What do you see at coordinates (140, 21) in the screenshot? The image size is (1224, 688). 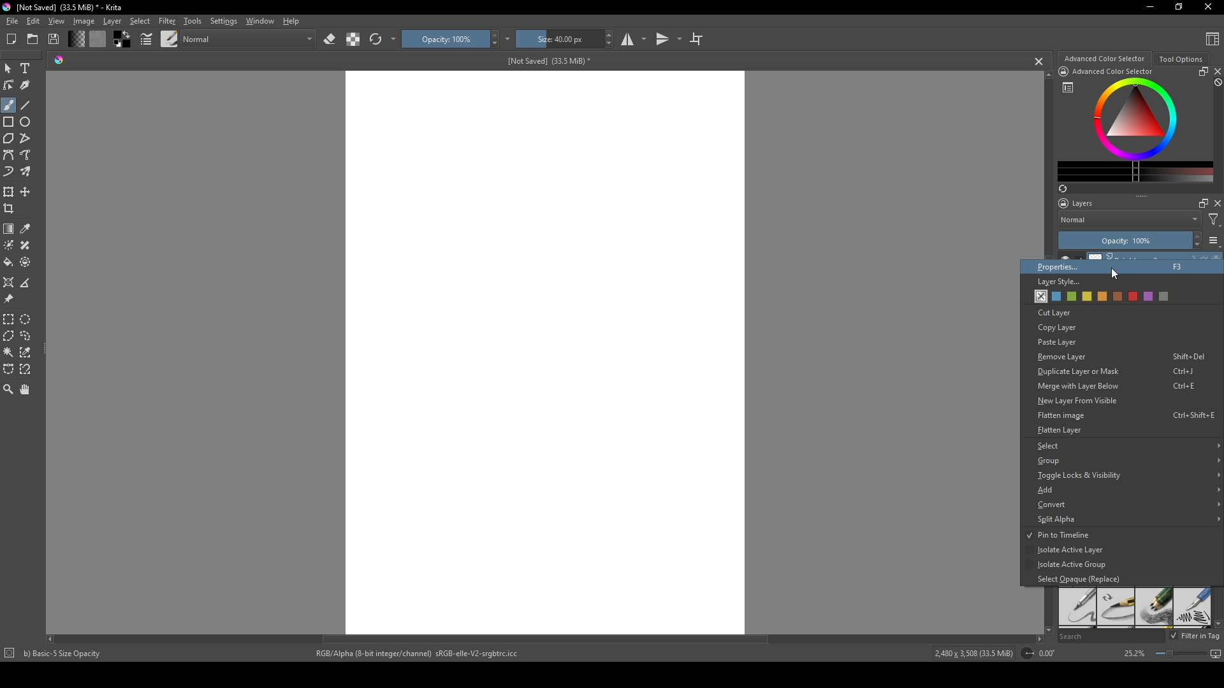 I see `Select` at bounding box center [140, 21].